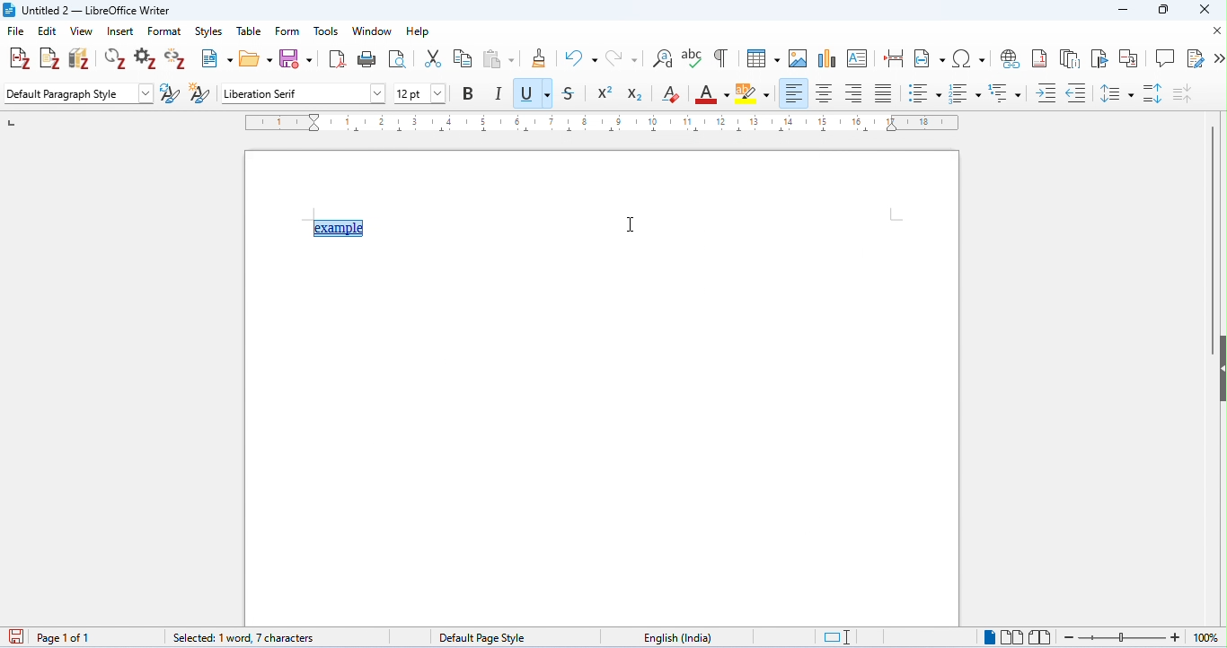 The width and height of the screenshot is (1227, 648). What do you see at coordinates (88, 11) in the screenshot?
I see `title` at bounding box center [88, 11].